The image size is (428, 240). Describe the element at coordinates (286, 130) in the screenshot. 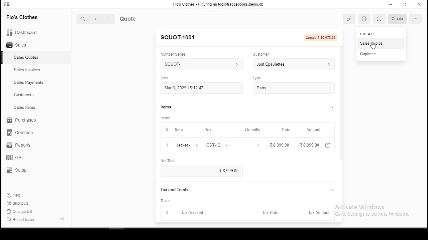

I see `rate` at that location.